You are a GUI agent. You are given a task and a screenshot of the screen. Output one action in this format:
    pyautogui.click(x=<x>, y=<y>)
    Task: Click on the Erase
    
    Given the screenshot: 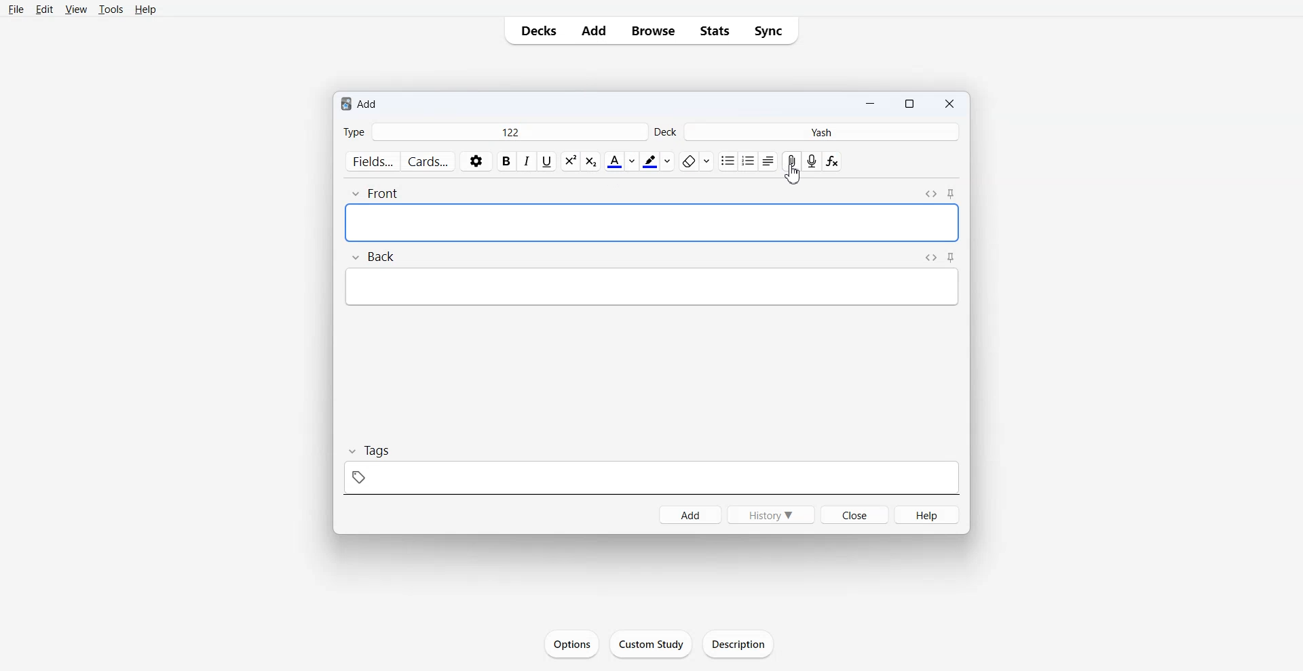 What is the action you would take?
    pyautogui.click(x=696, y=161)
    